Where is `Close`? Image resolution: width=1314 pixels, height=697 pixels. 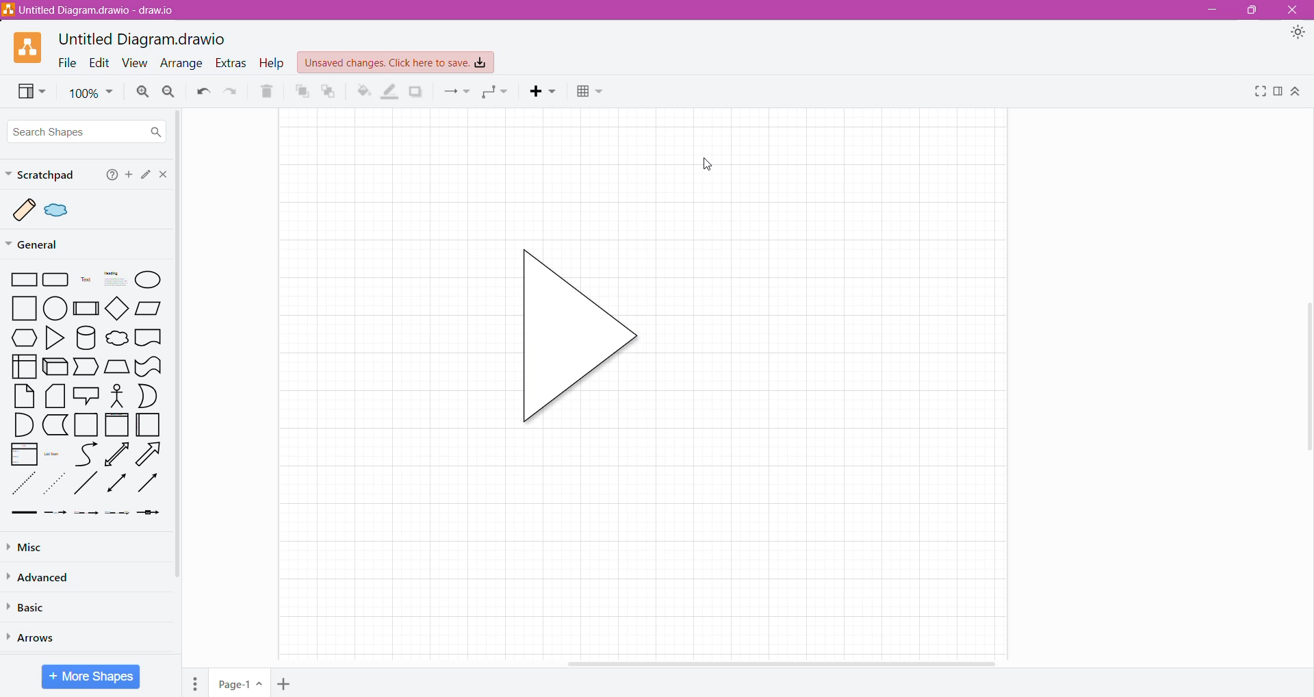 Close is located at coordinates (162, 174).